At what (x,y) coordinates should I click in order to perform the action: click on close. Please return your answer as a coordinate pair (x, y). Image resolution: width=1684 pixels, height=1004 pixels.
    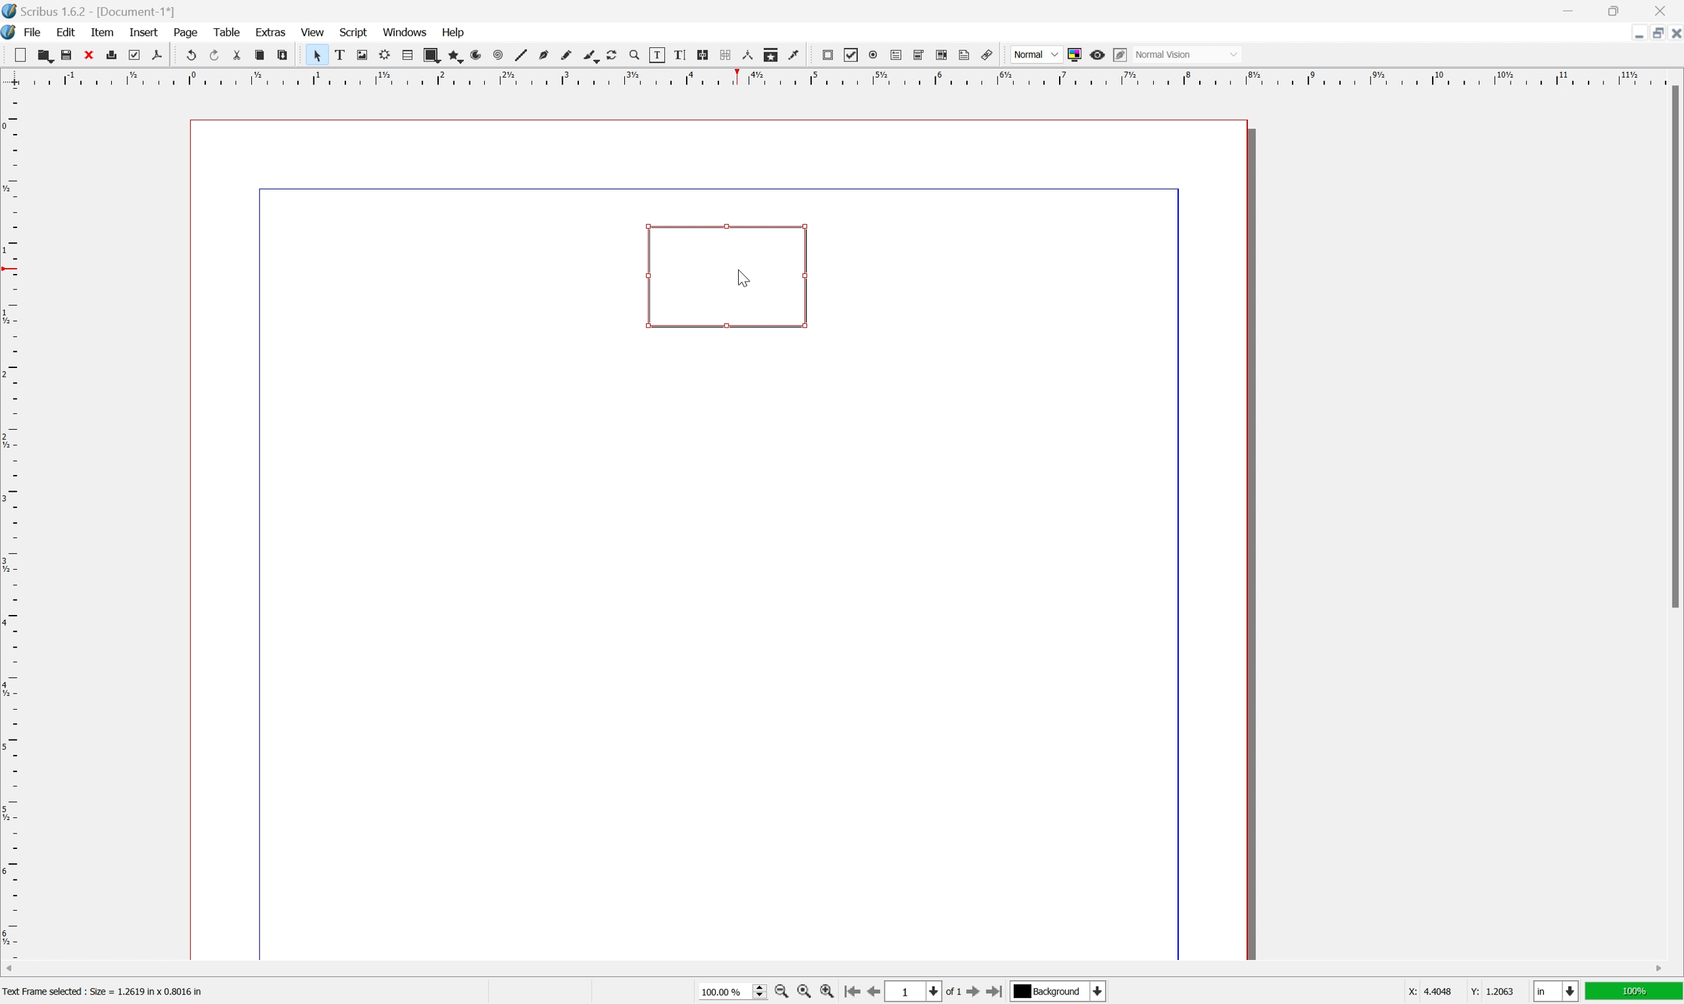
    Looking at the image, I should click on (1673, 33).